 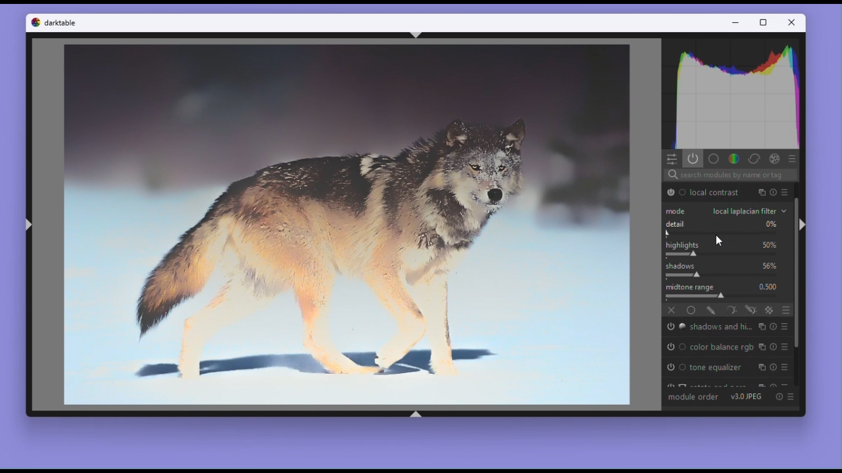 I want to click on shift+ctrl+r, so click(x=806, y=225).